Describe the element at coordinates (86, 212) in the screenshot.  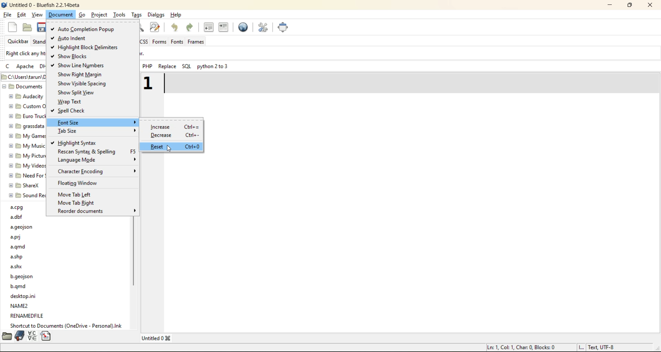
I see `recorder documents` at that location.